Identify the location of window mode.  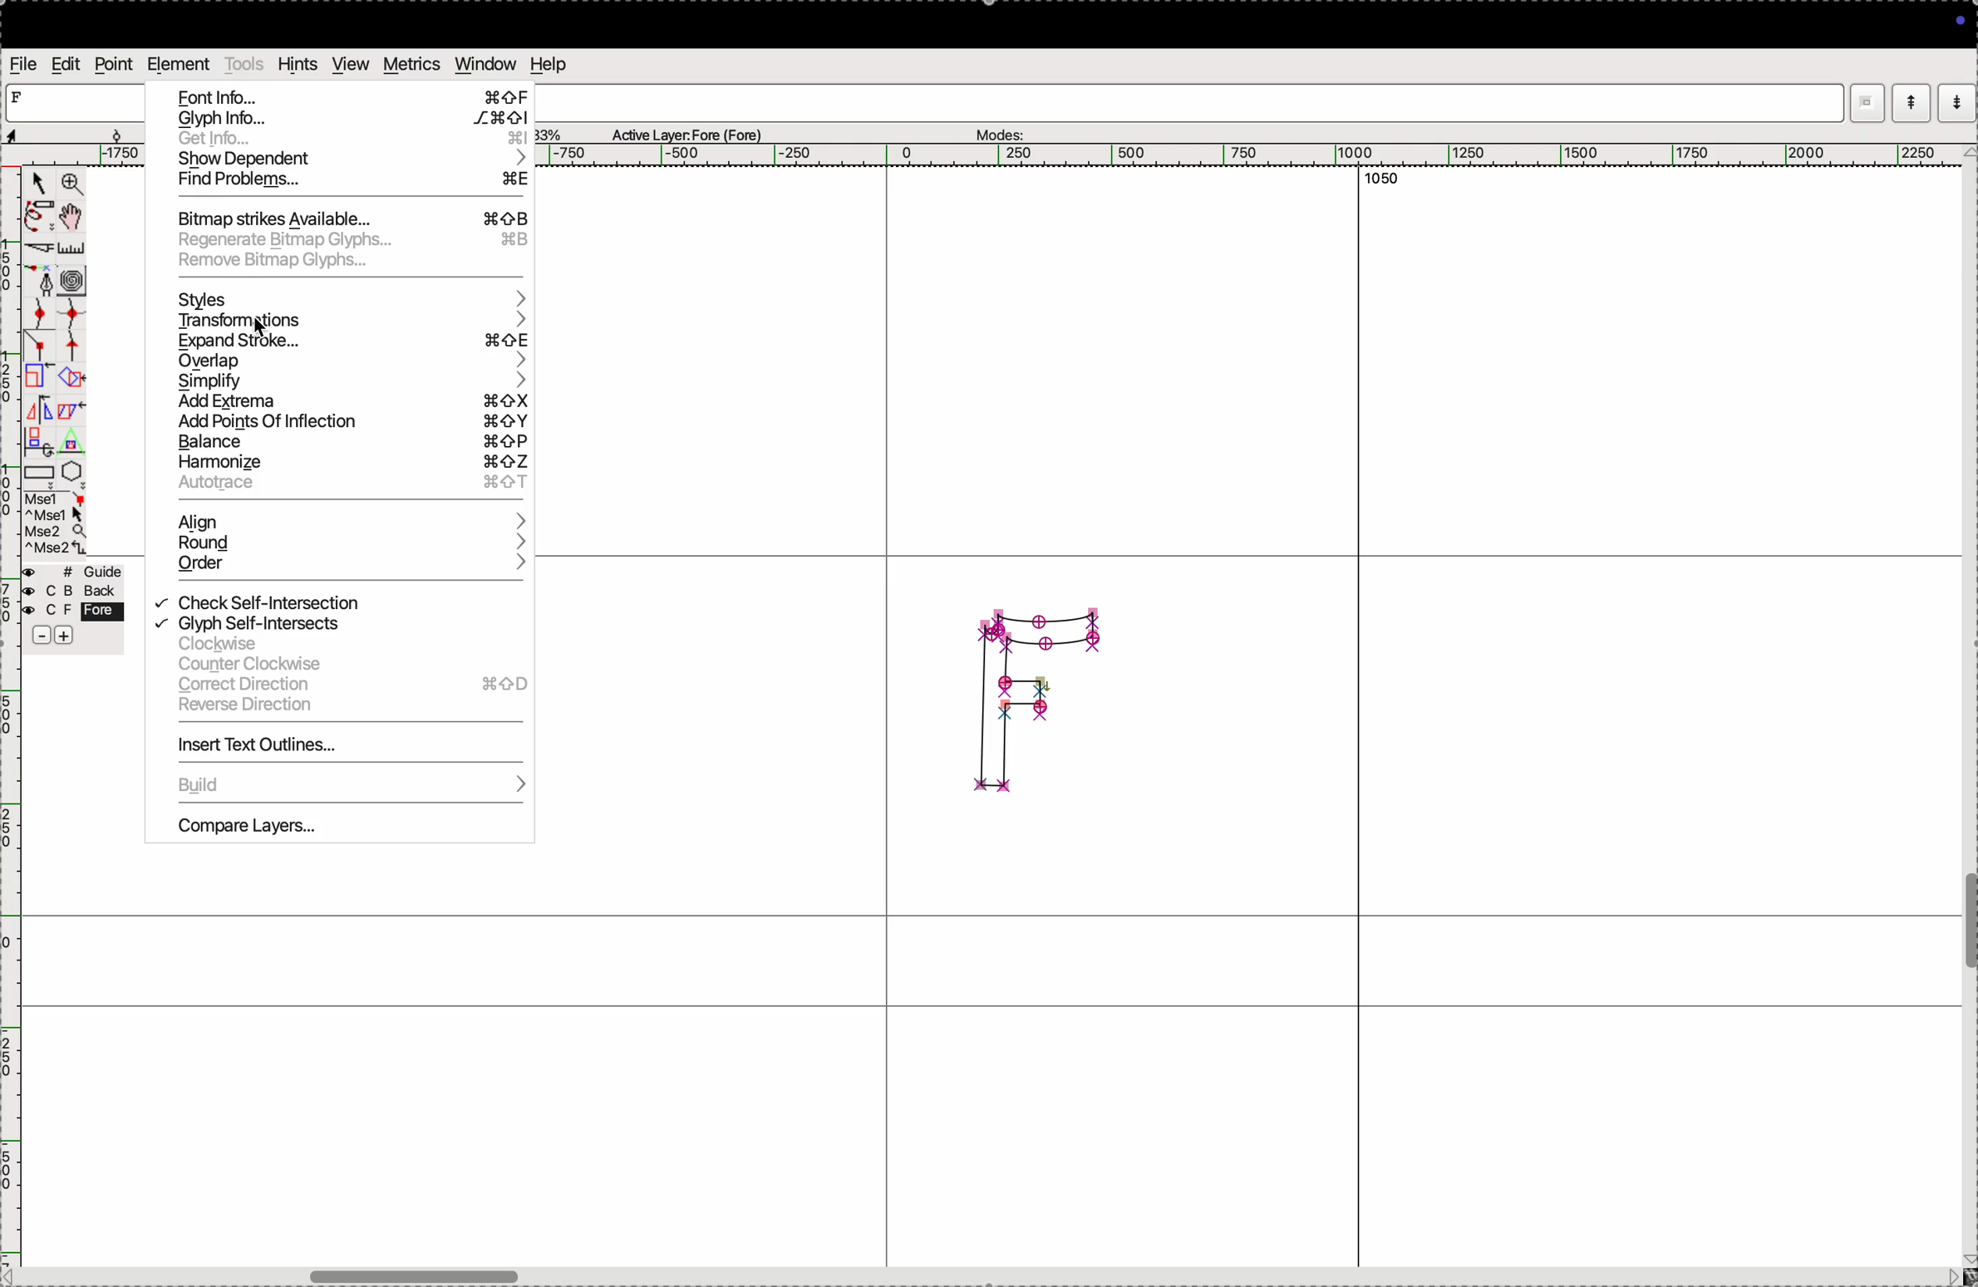
(1867, 105).